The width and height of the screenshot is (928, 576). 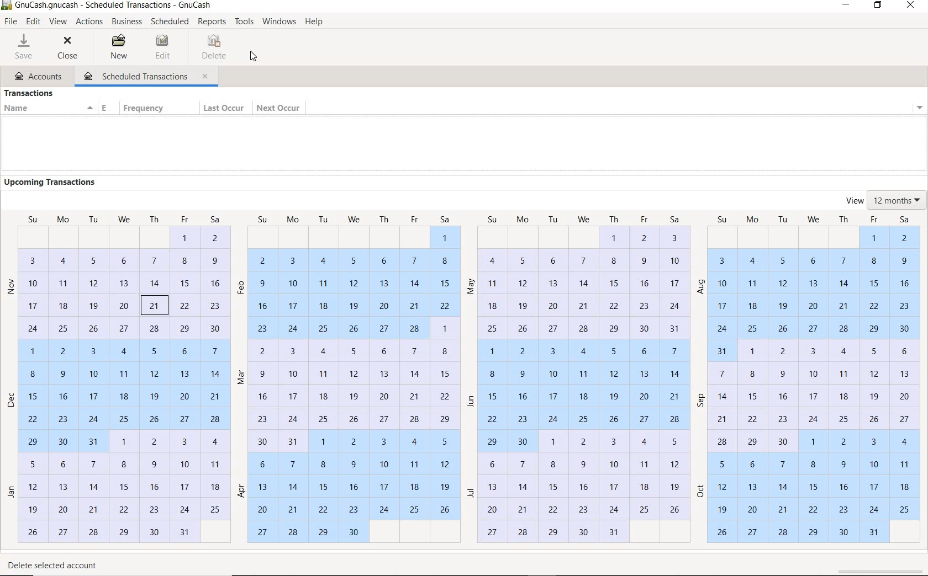 What do you see at coordinates (847, 5) in the screenshot?
I see `MINIMIZE` at bounding box center [847, 5].